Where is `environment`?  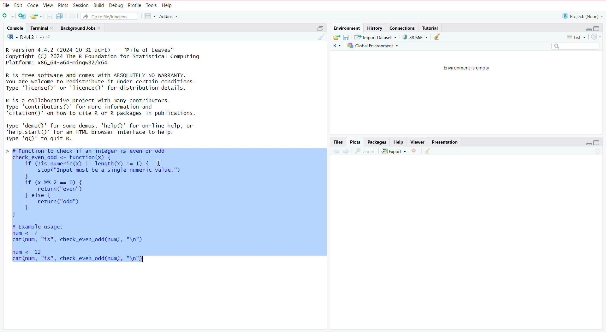
environment is located at coordinates (347, 28).